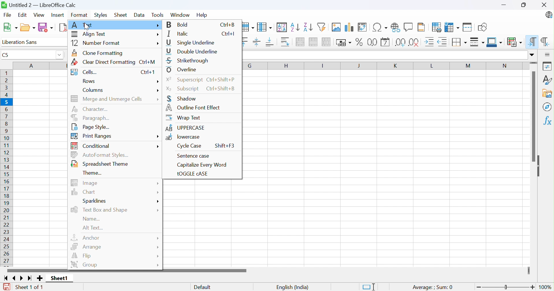  Describe the element at coordinates (179, 14) in the screenshot. I see `Window` at that location.